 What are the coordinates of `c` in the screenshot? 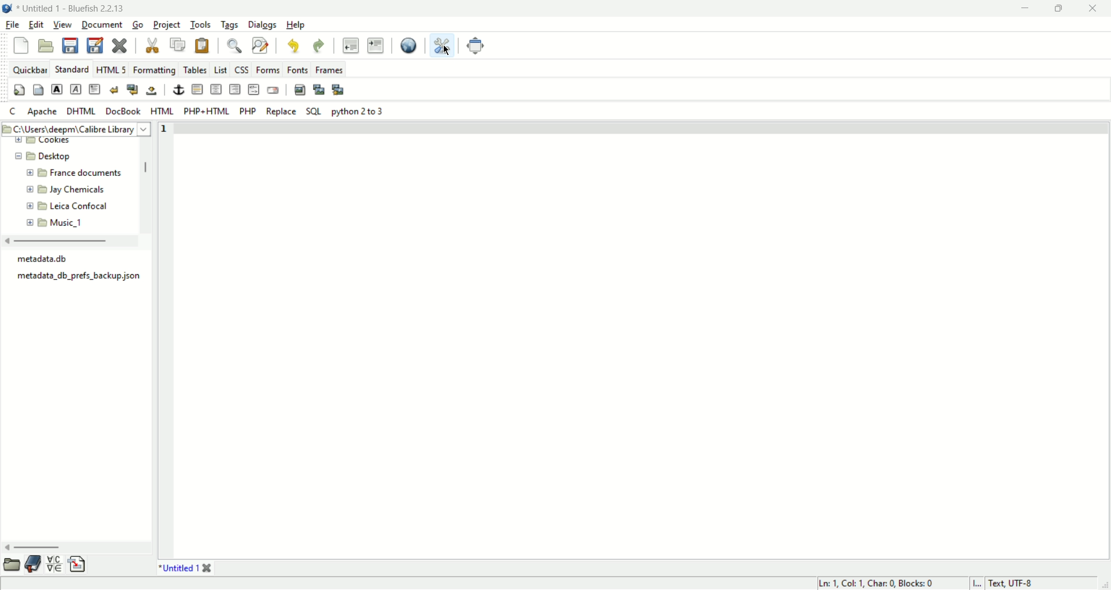 It's located at (13, 112).